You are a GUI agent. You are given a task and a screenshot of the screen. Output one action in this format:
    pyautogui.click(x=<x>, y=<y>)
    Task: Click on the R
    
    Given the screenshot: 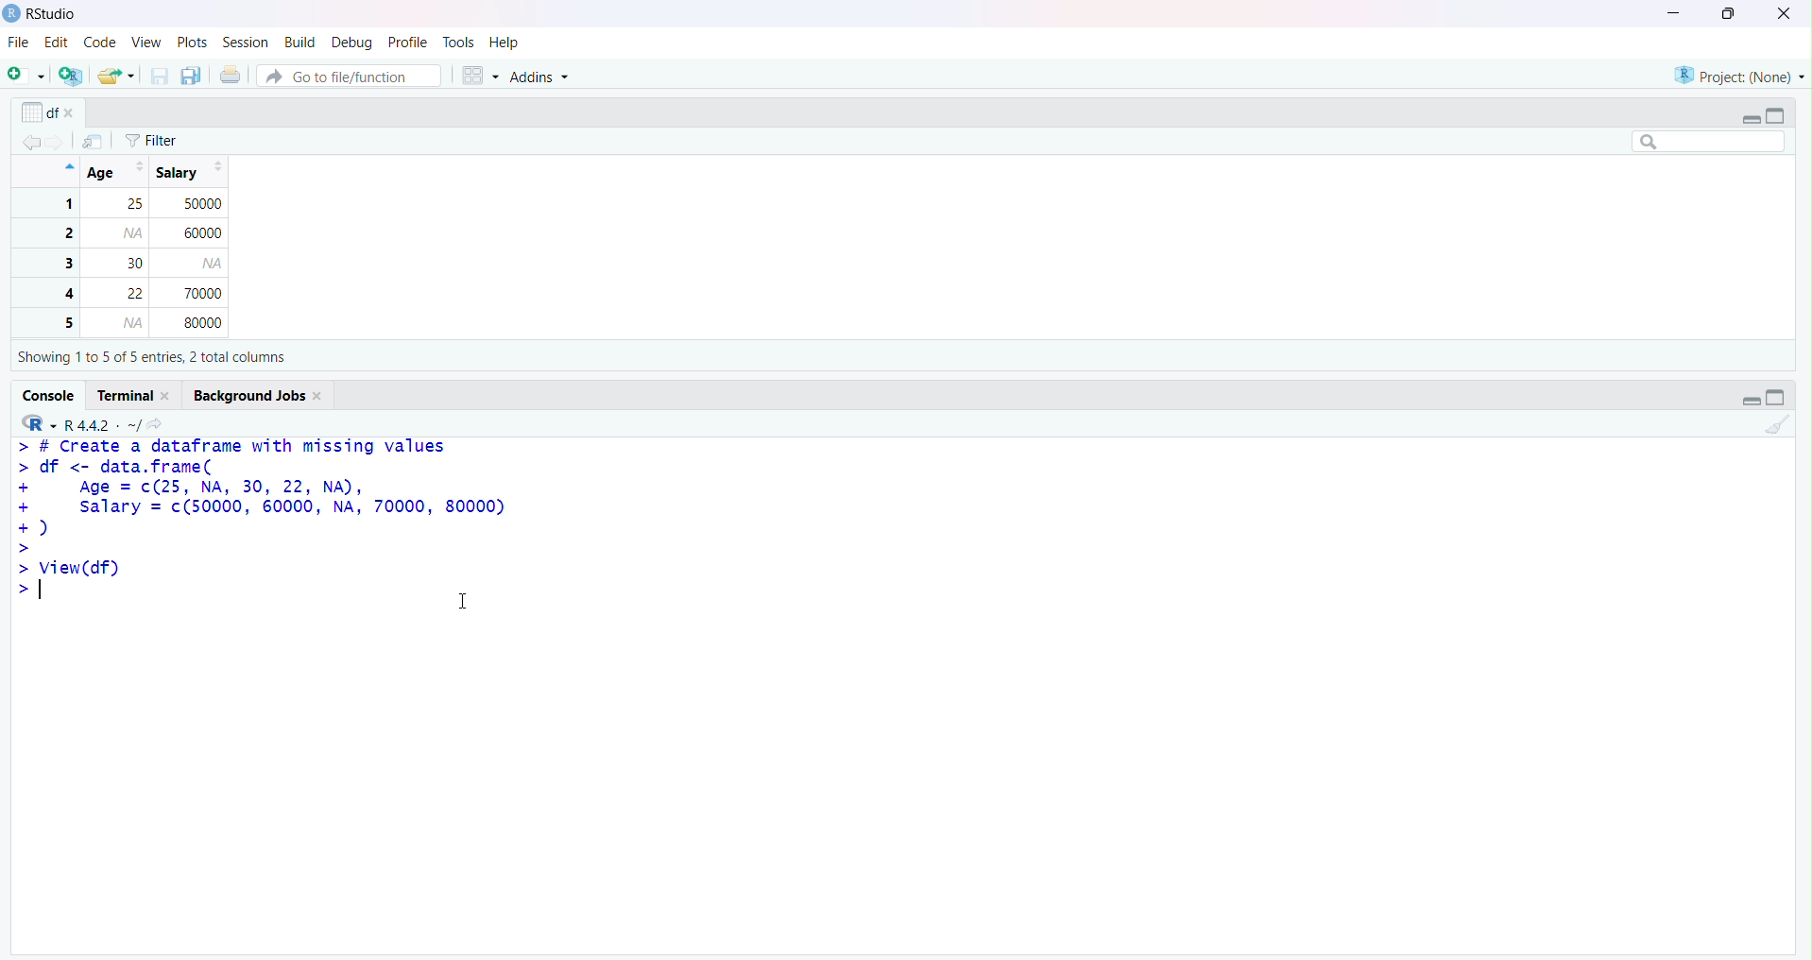 What is the action you would take?
    pyautogui.click(x=35, y=420)
    